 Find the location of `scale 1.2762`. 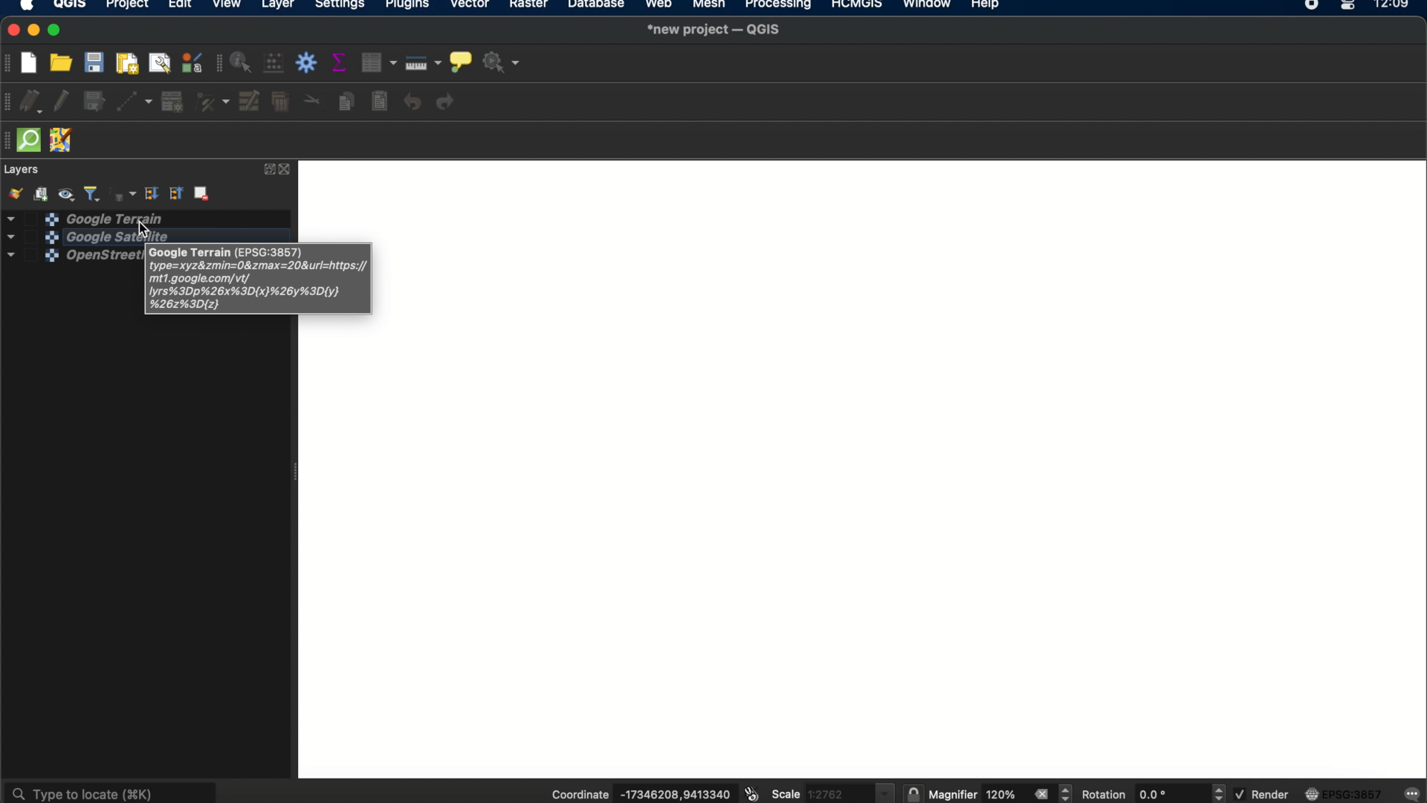

scale 1.2762 is located at coordinates (832, 791).